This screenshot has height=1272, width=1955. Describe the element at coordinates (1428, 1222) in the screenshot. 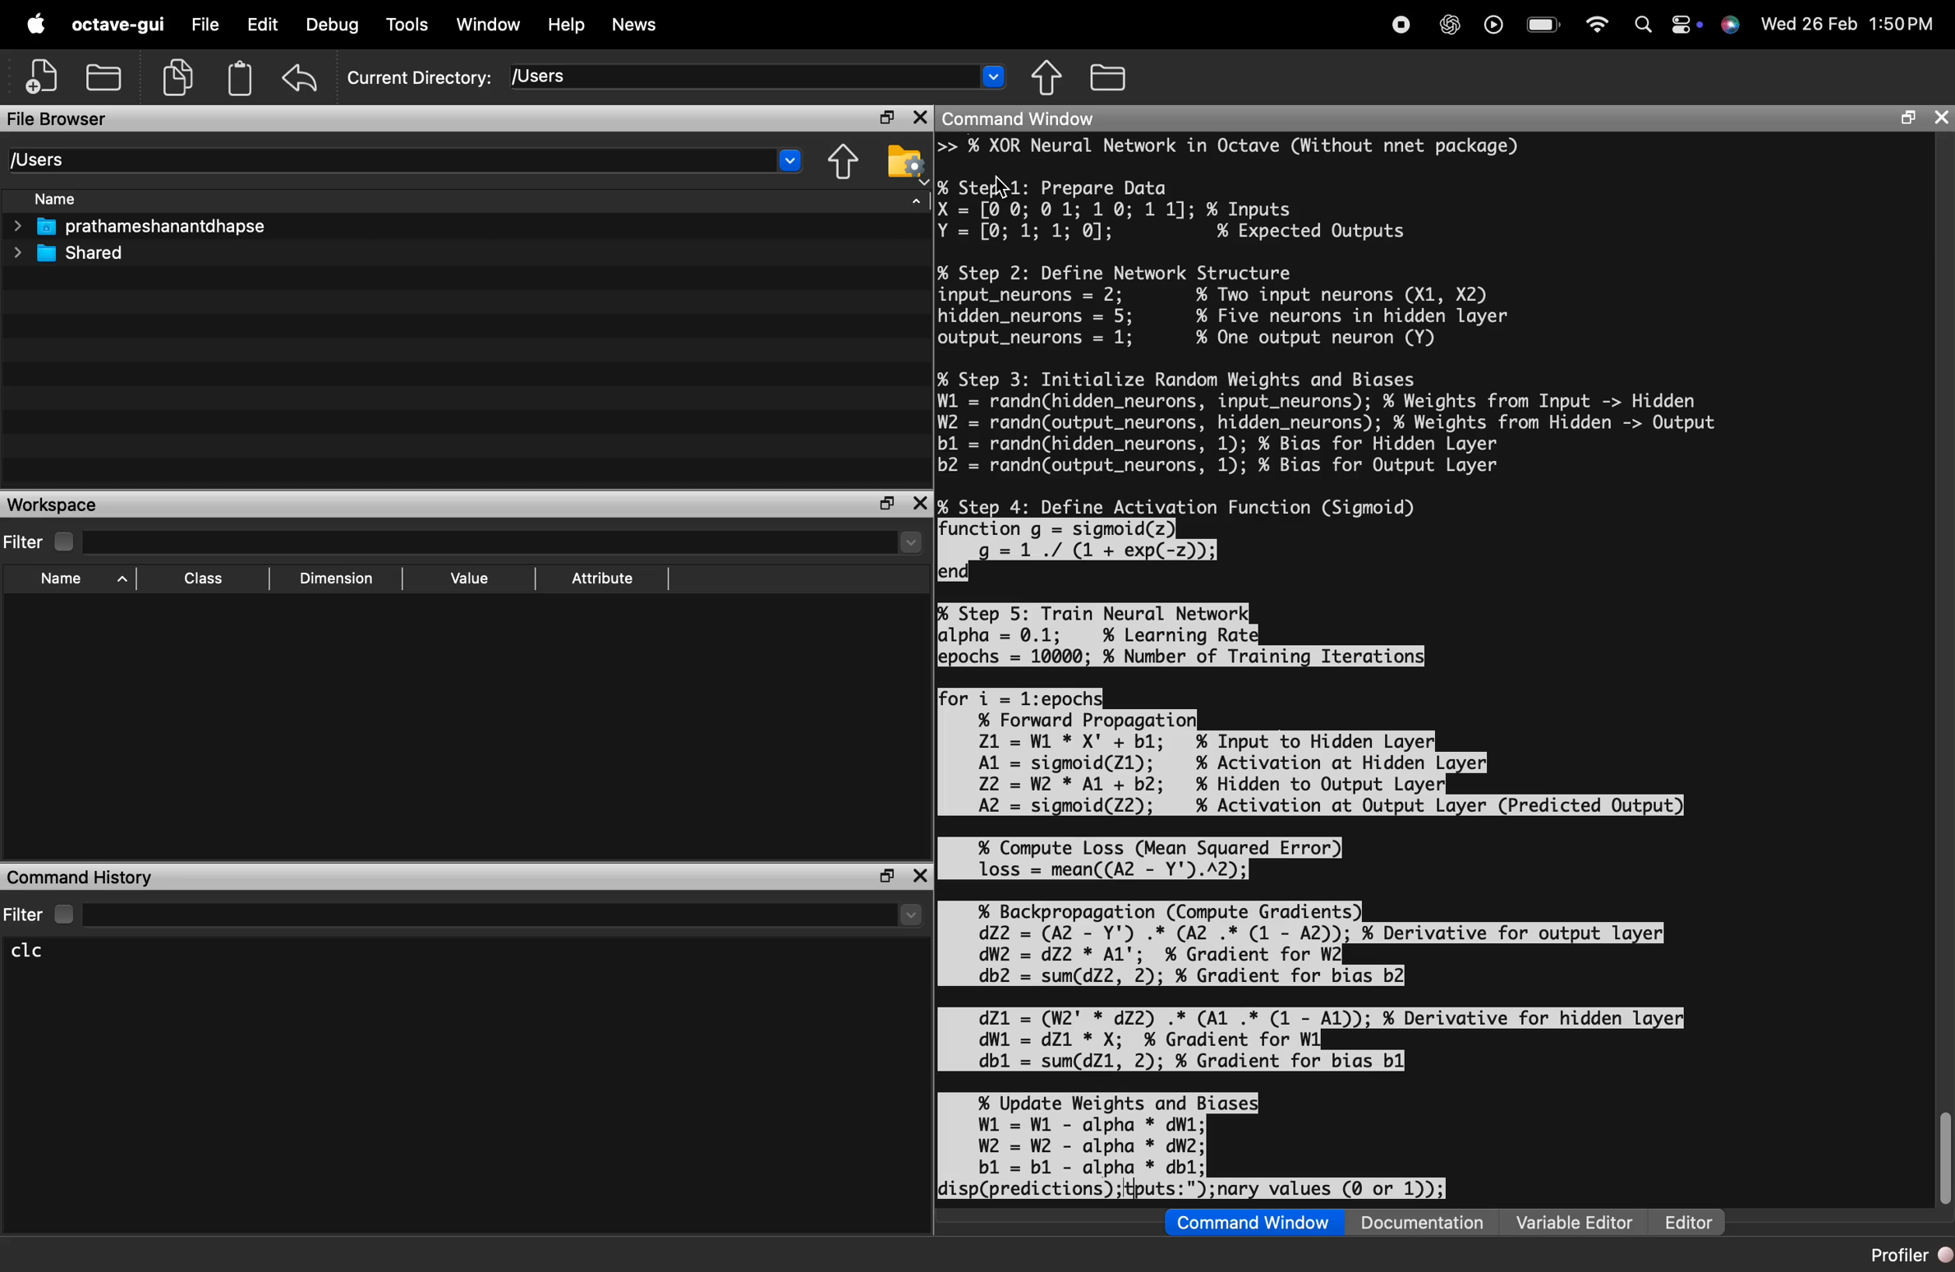

I see `Documentation` at that location.